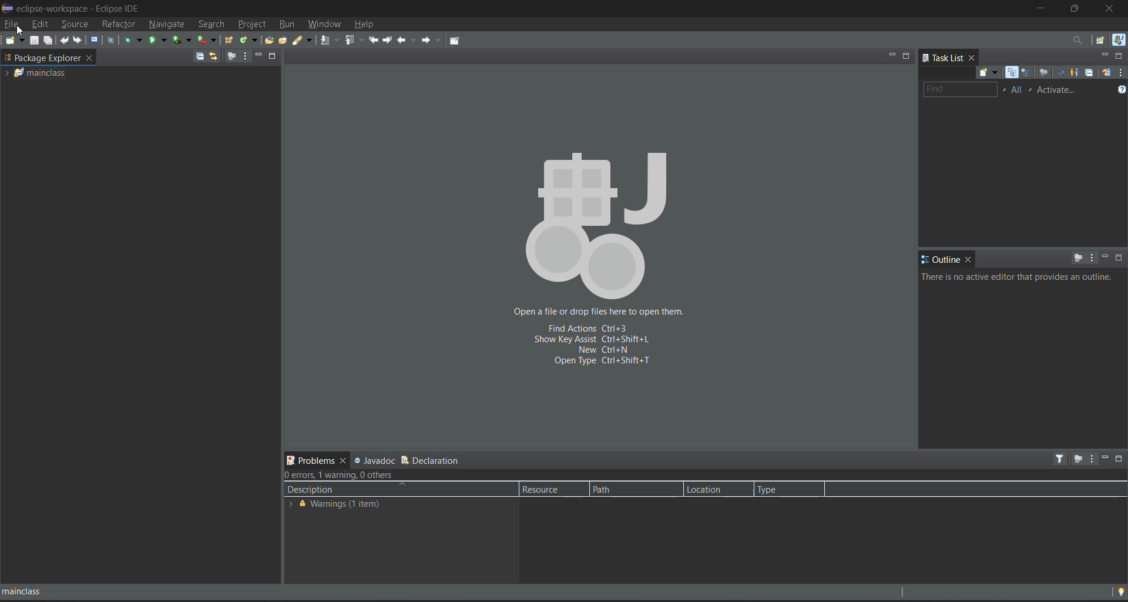  Describe the element at coordinates (1013, 72) in the screenshot. I see `categorized` at that location.